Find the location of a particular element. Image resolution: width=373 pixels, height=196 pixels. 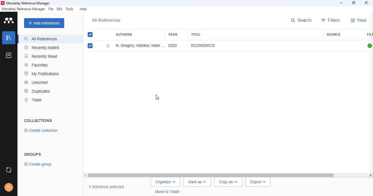

add this reference to favorites is located at coordinates (108, 46).